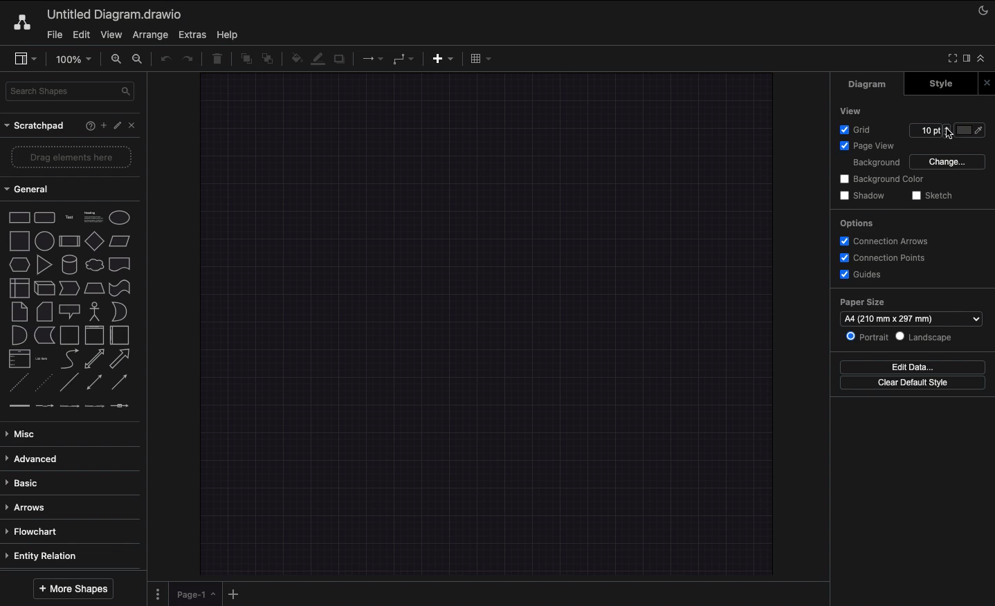 This screenshot has width=995, height=606. I want to click on Background, so click(875, 163).